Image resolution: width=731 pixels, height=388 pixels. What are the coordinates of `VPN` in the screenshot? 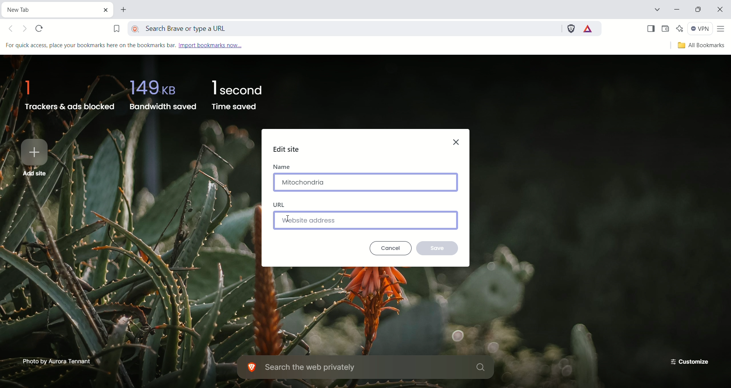 It's located at (700, 30).